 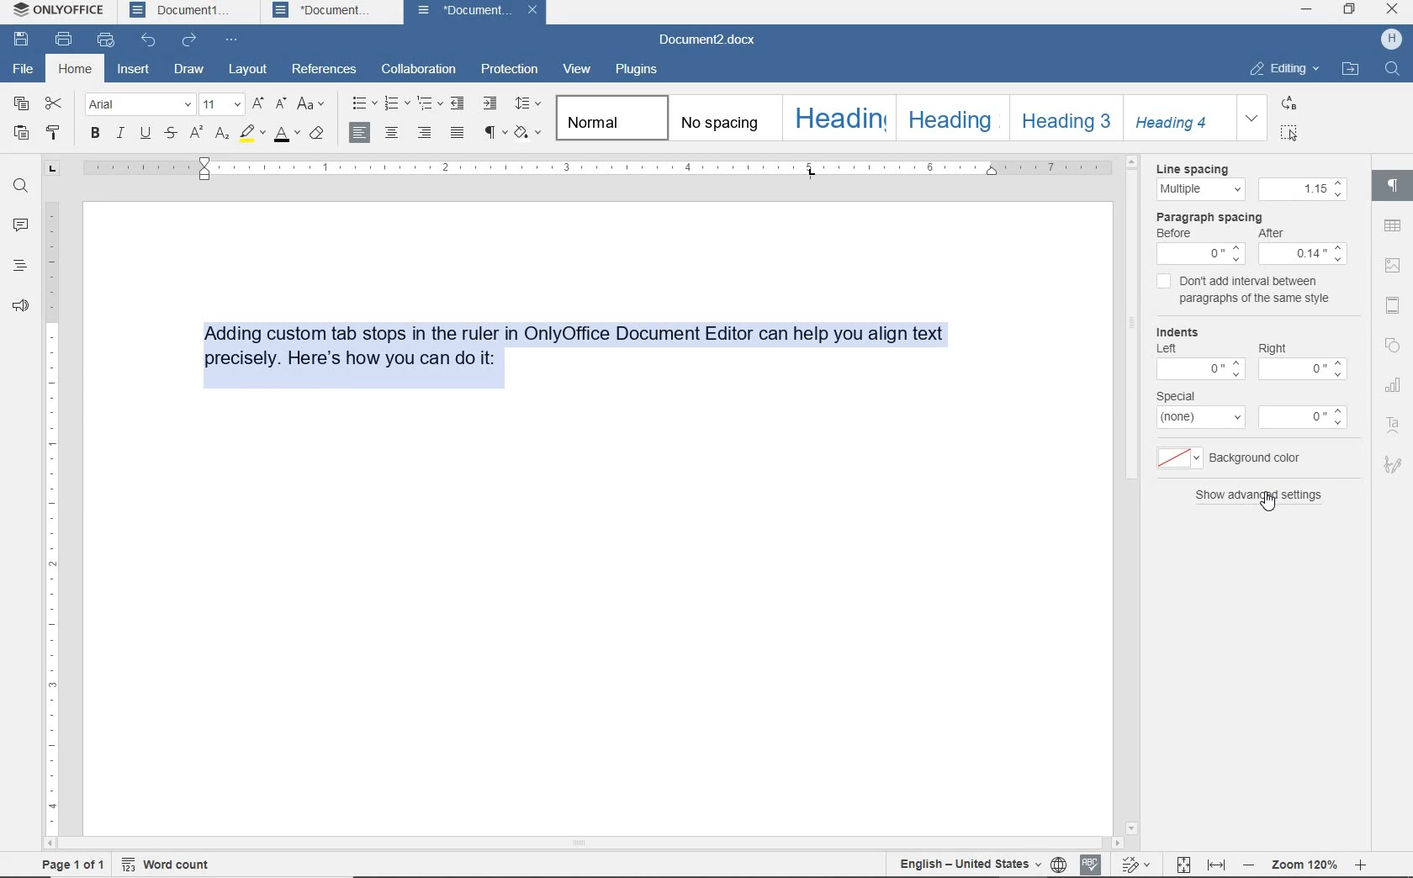 What do you see at coordinates (1180, 119) in the screenshot?
I see `heading 4` at bounding box center [1180, 119].